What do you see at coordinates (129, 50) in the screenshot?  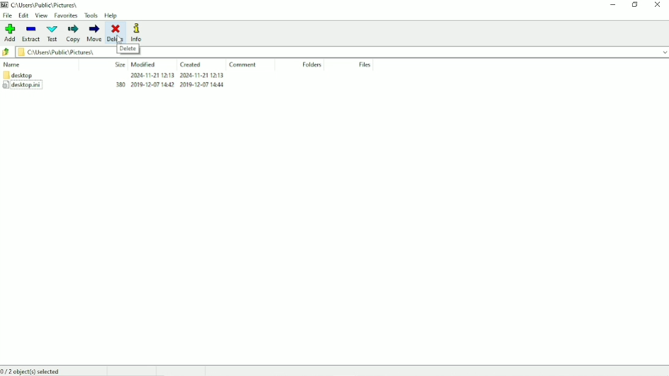 I see `Delete` at bounding box center [129, 50].